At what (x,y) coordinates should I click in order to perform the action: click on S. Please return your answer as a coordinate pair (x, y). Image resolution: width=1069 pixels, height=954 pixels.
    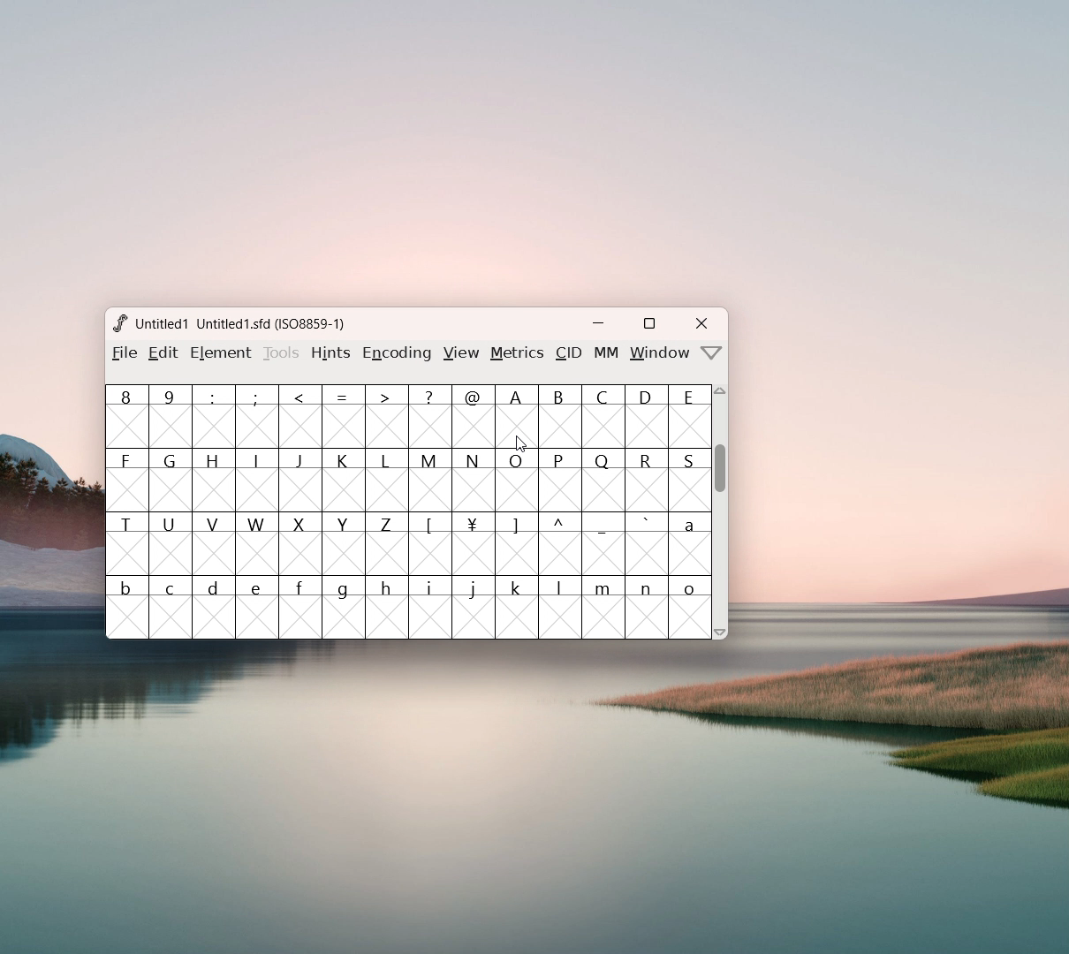
    Looking at the image, I should click on (690, 480).